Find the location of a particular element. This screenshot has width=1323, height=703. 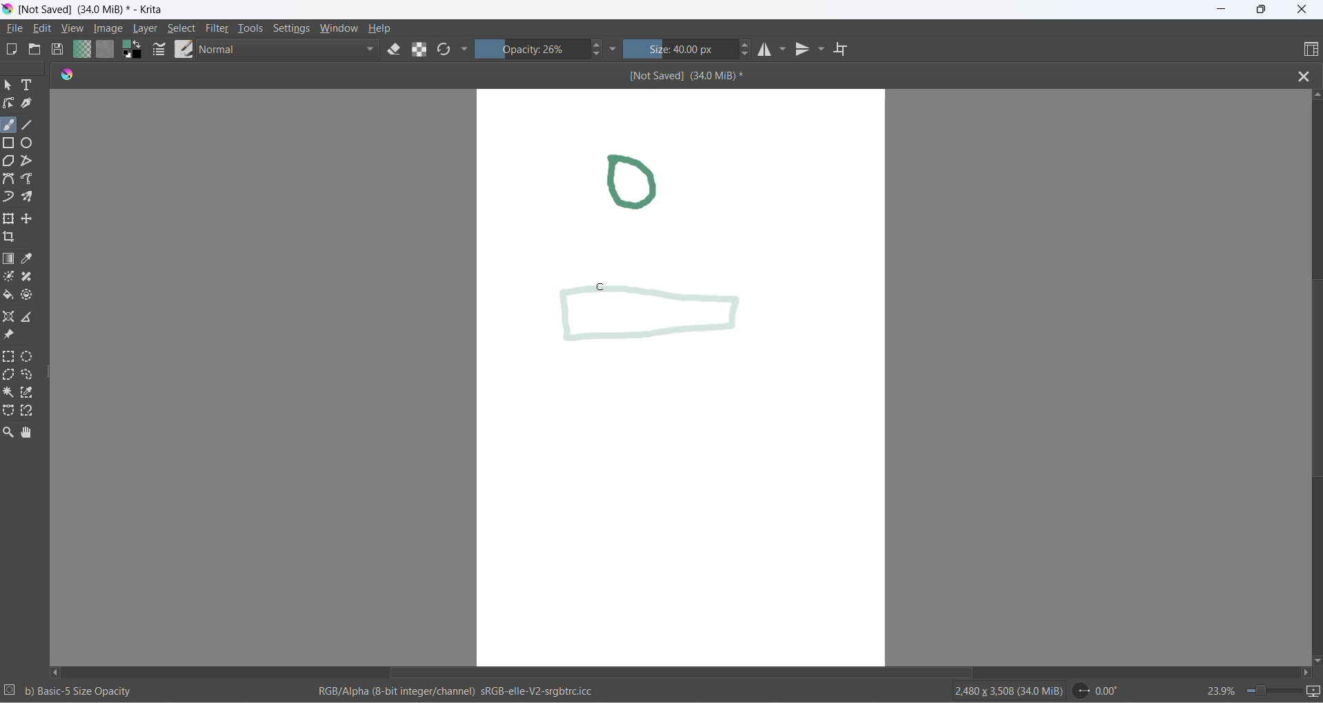

help is located at coordinates (382, 28).